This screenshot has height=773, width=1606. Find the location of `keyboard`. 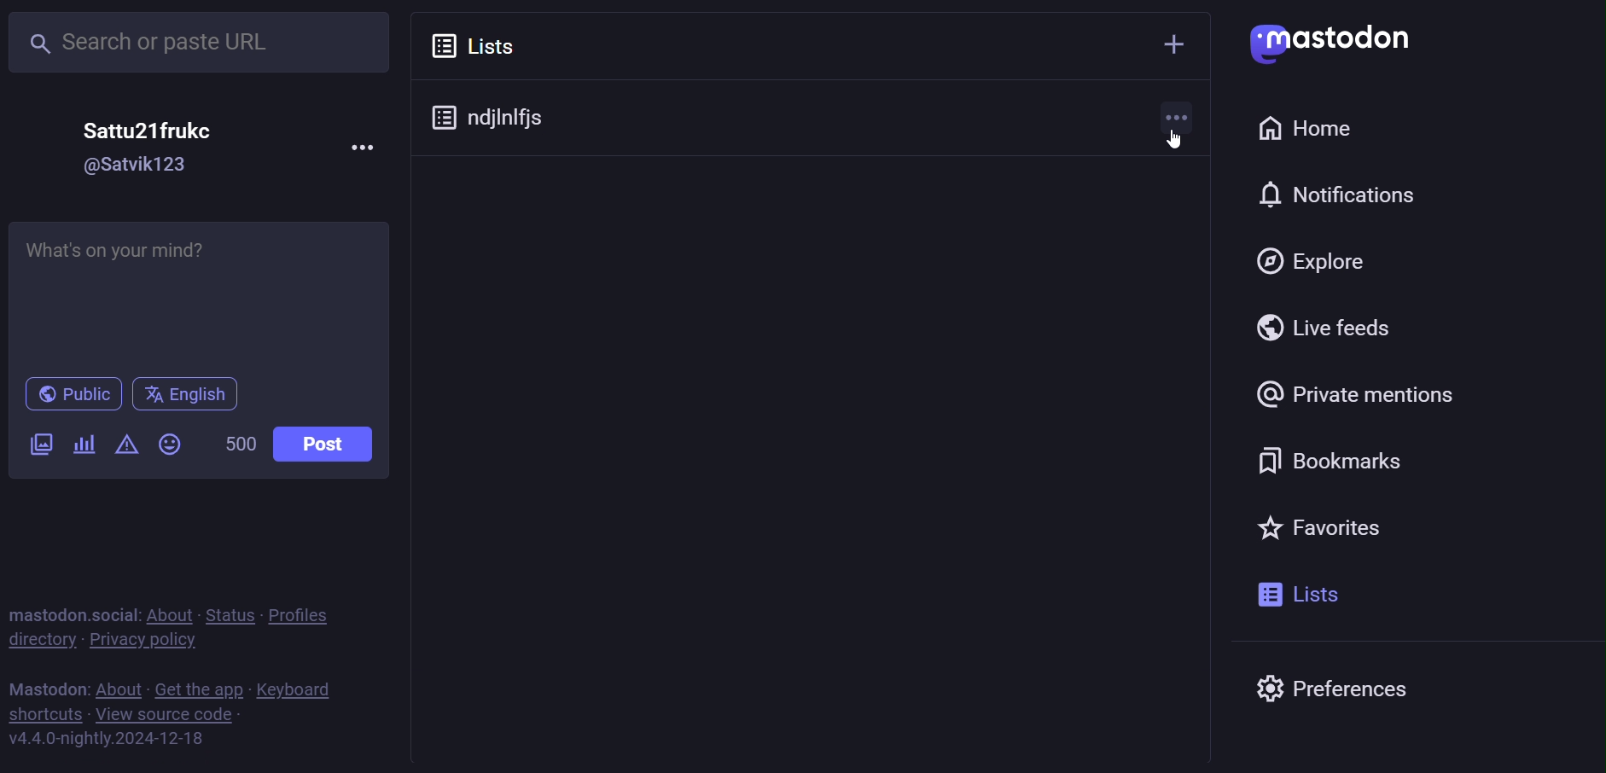

keyboard is located at coordinates (301, 689).